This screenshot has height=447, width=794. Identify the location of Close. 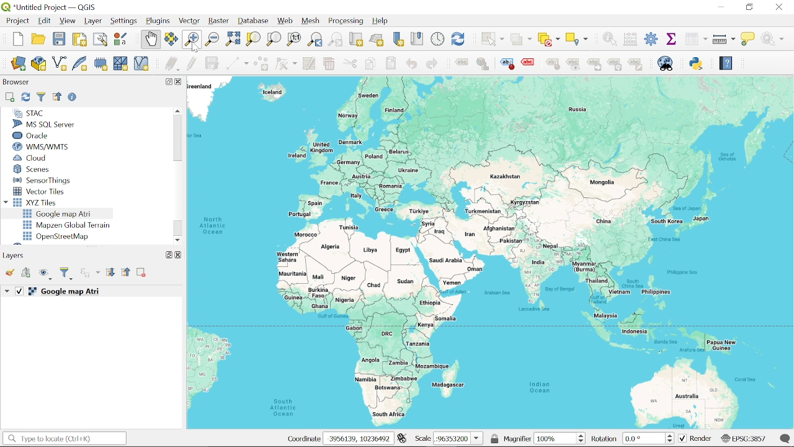
(780, 7).